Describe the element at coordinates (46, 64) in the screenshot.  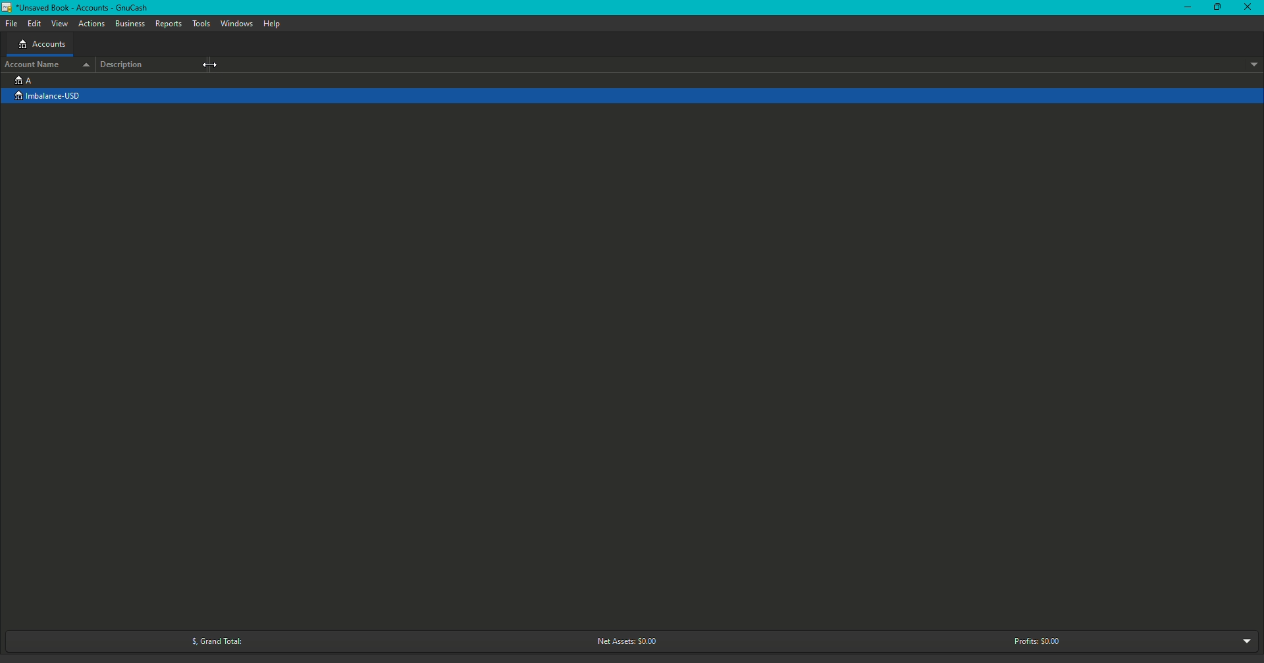
I see `Account Name` at that location.